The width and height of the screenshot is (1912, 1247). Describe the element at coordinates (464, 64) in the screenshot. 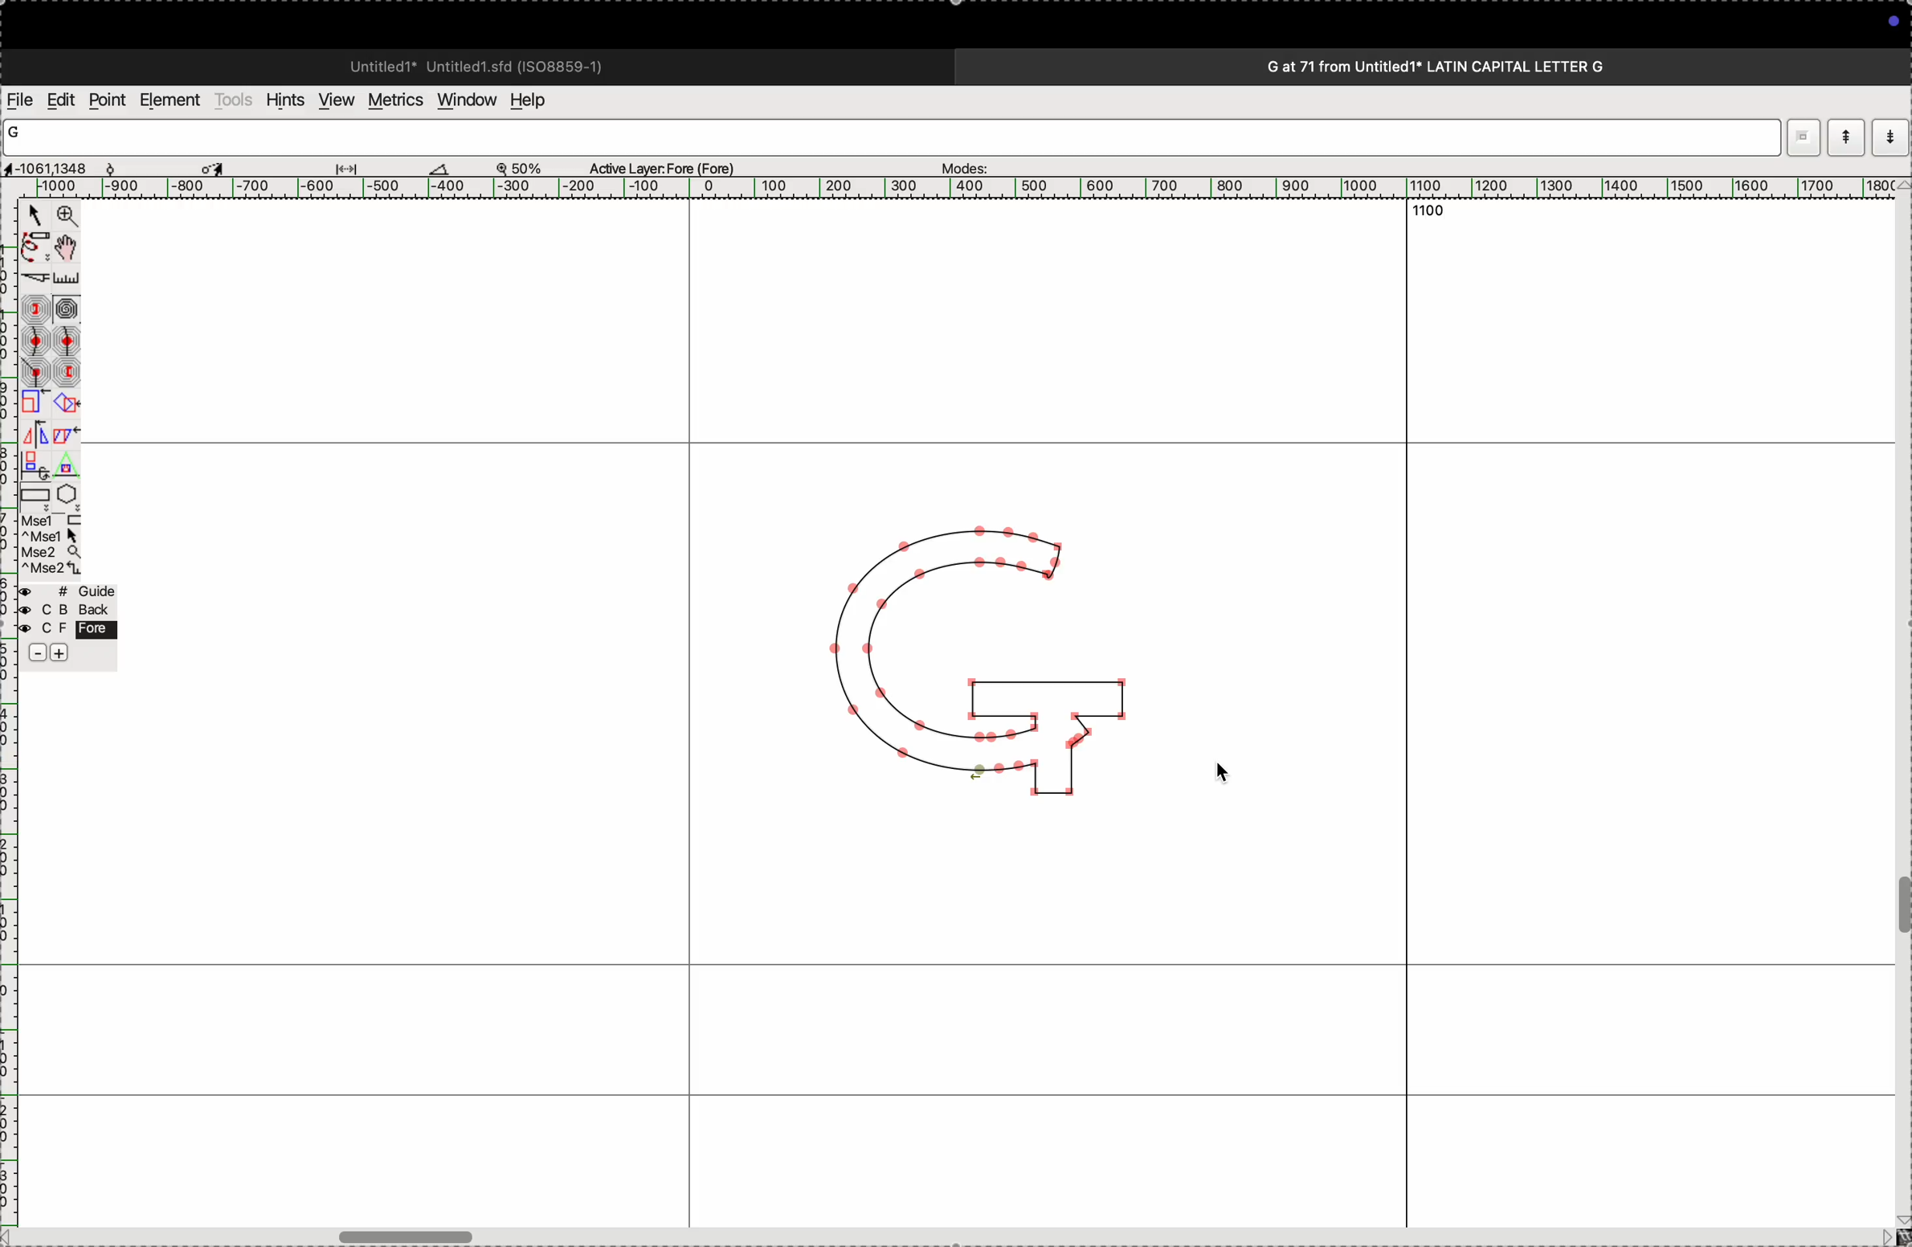

I see `Untitled1* Untitled 1.sfd (IS08859-1)` at that location.